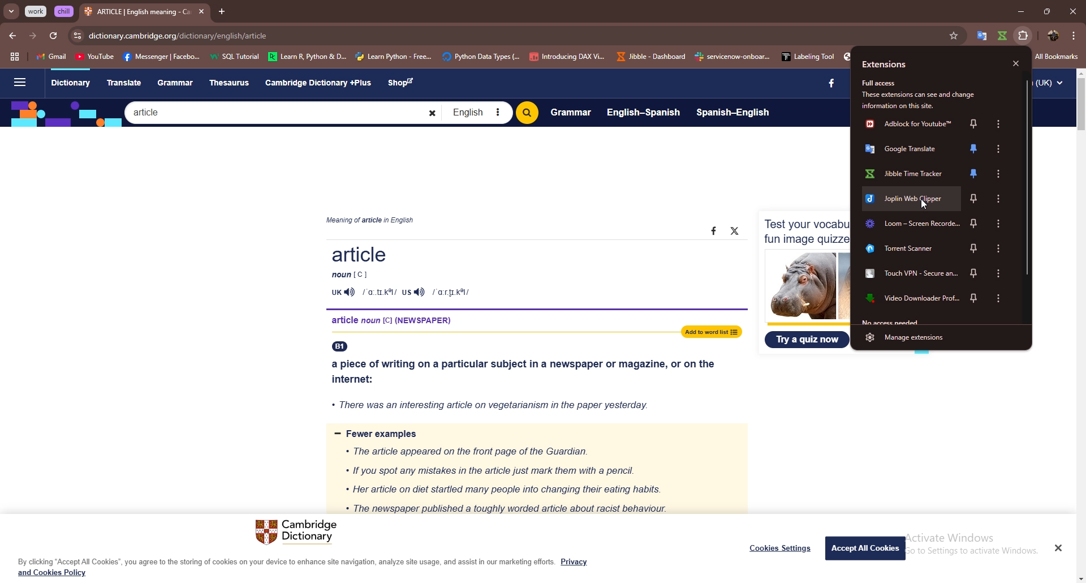 This screenshot has height=583, width=1086. What do you see at coordinates (299, 533) in the screenshot?
I see ` Cambridge Dictionary` at bounding box center [299, 533].